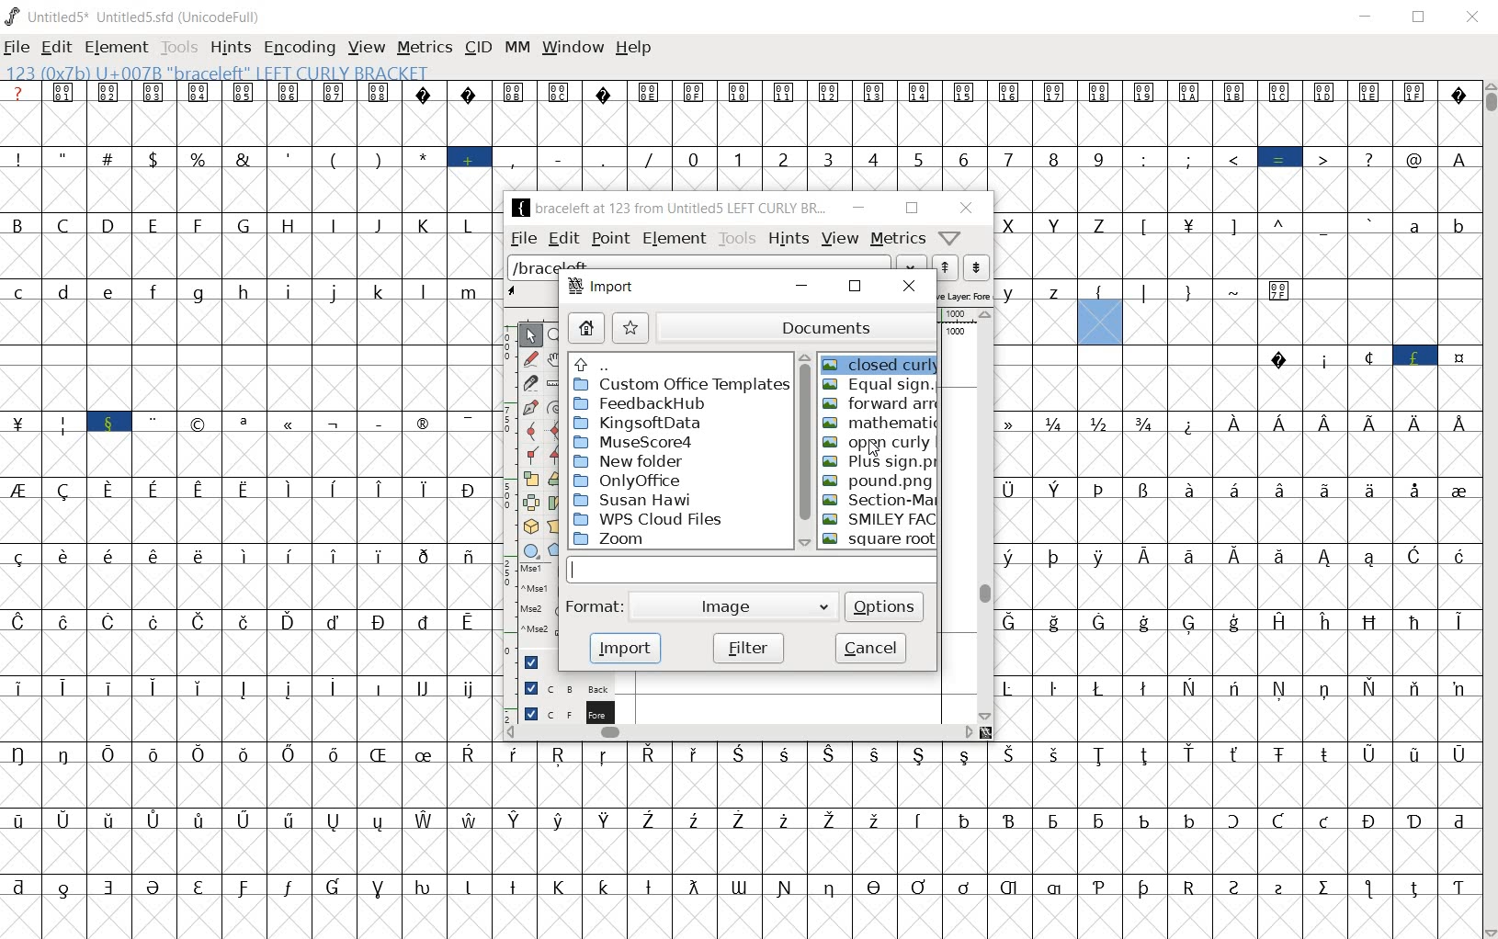  I want to click on Kingsoftdata, so click(640, 422).